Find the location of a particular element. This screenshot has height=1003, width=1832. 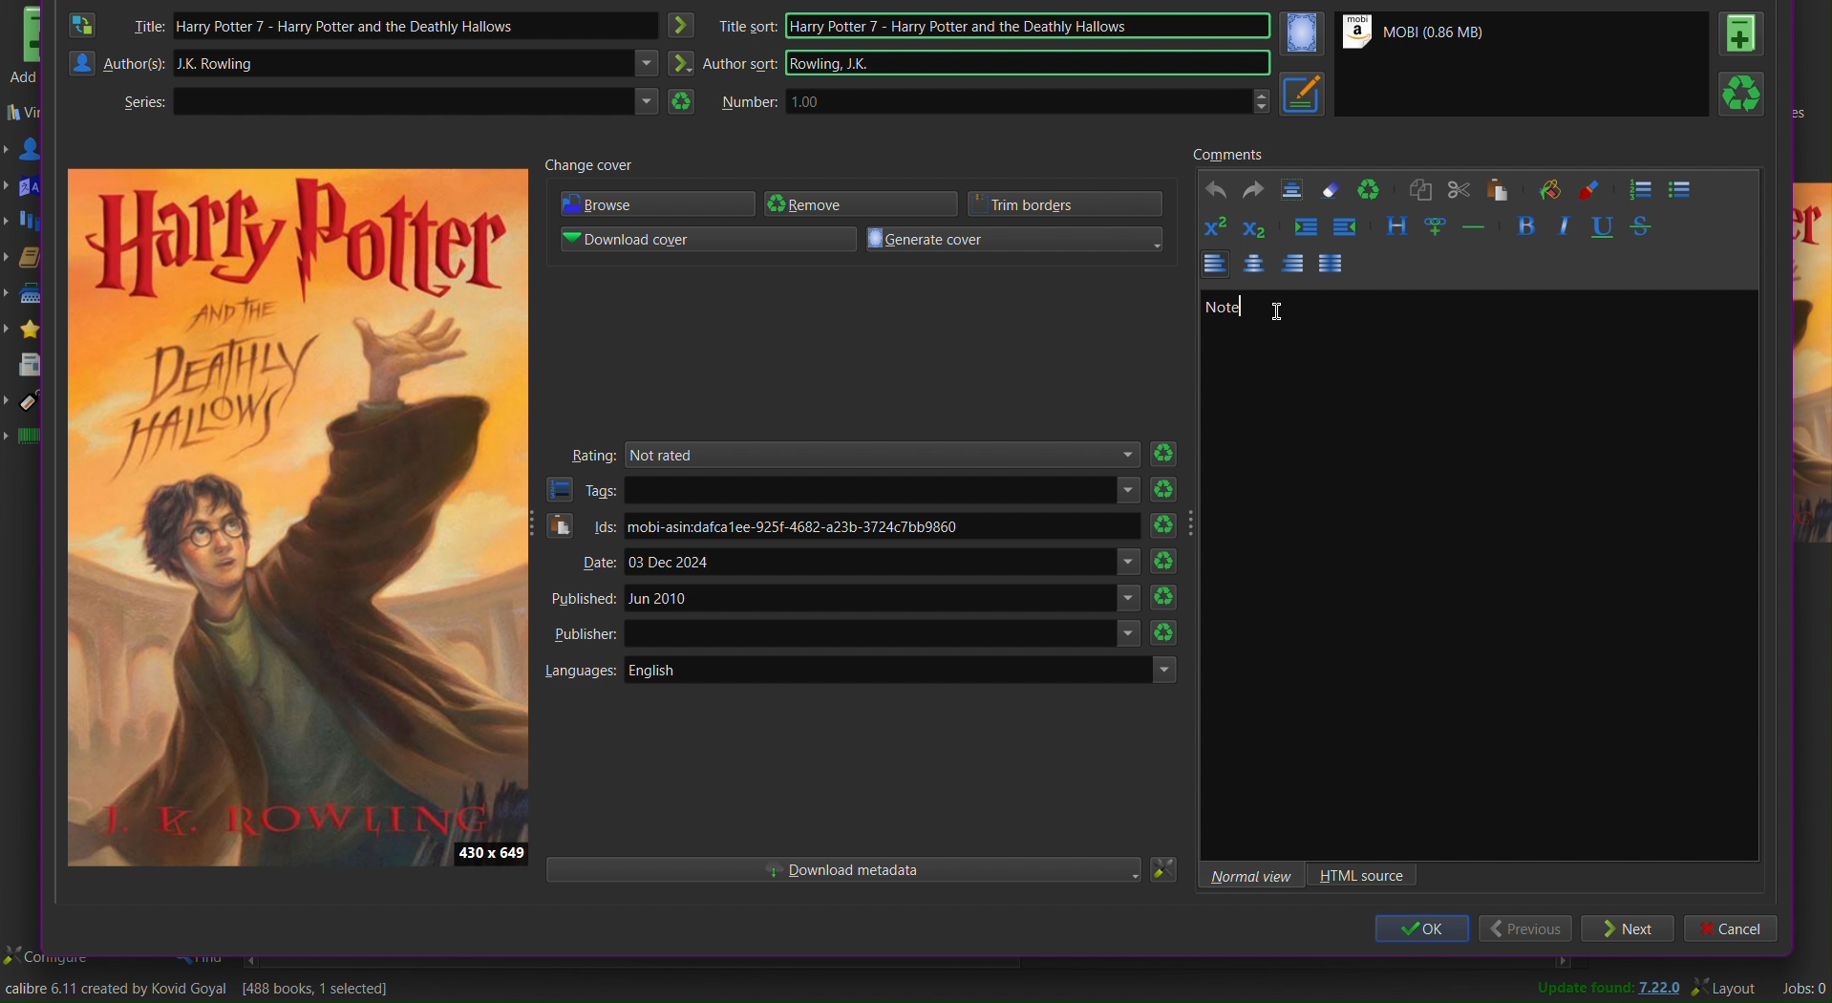

Increase indent is located at coordinates (1305, 227).